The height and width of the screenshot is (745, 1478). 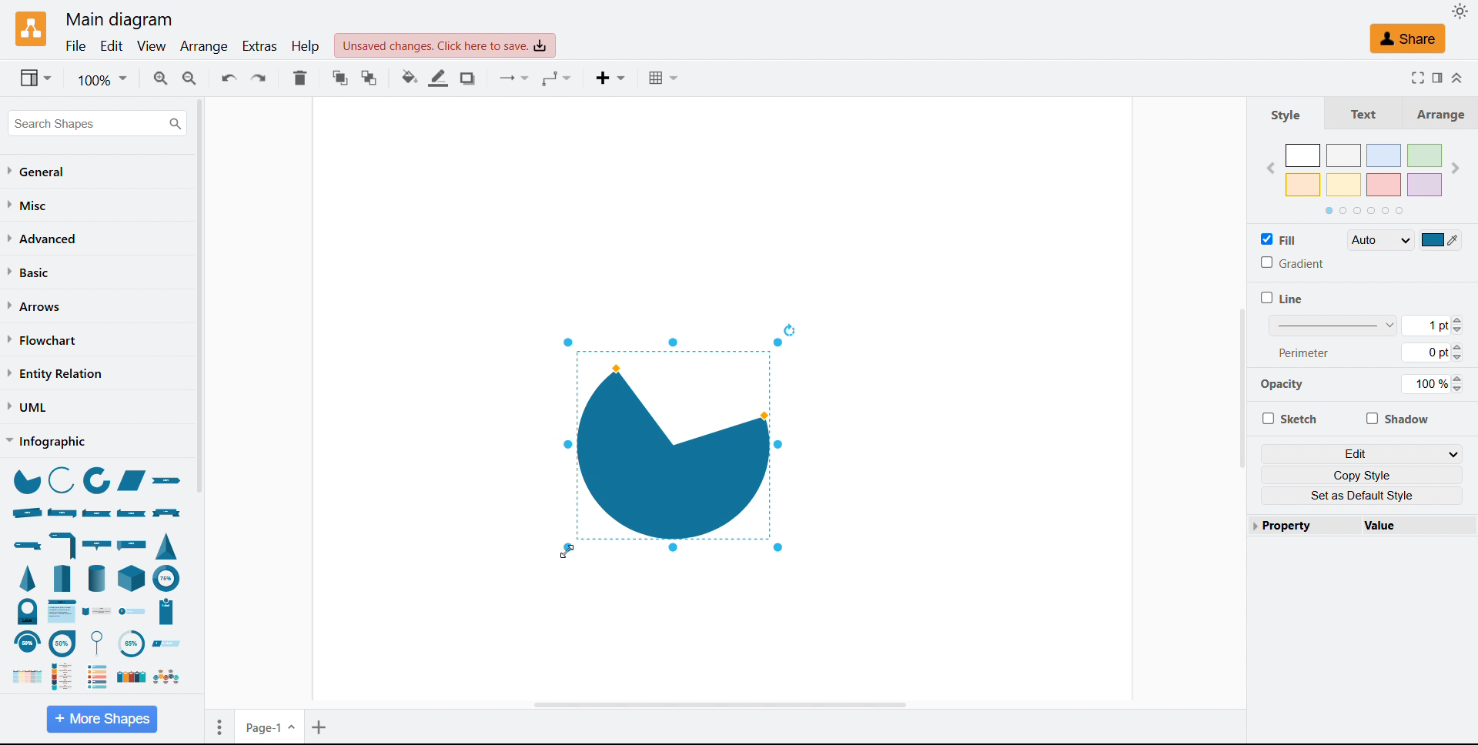 I want to click on Zoom out , so click(x=191, y=78).